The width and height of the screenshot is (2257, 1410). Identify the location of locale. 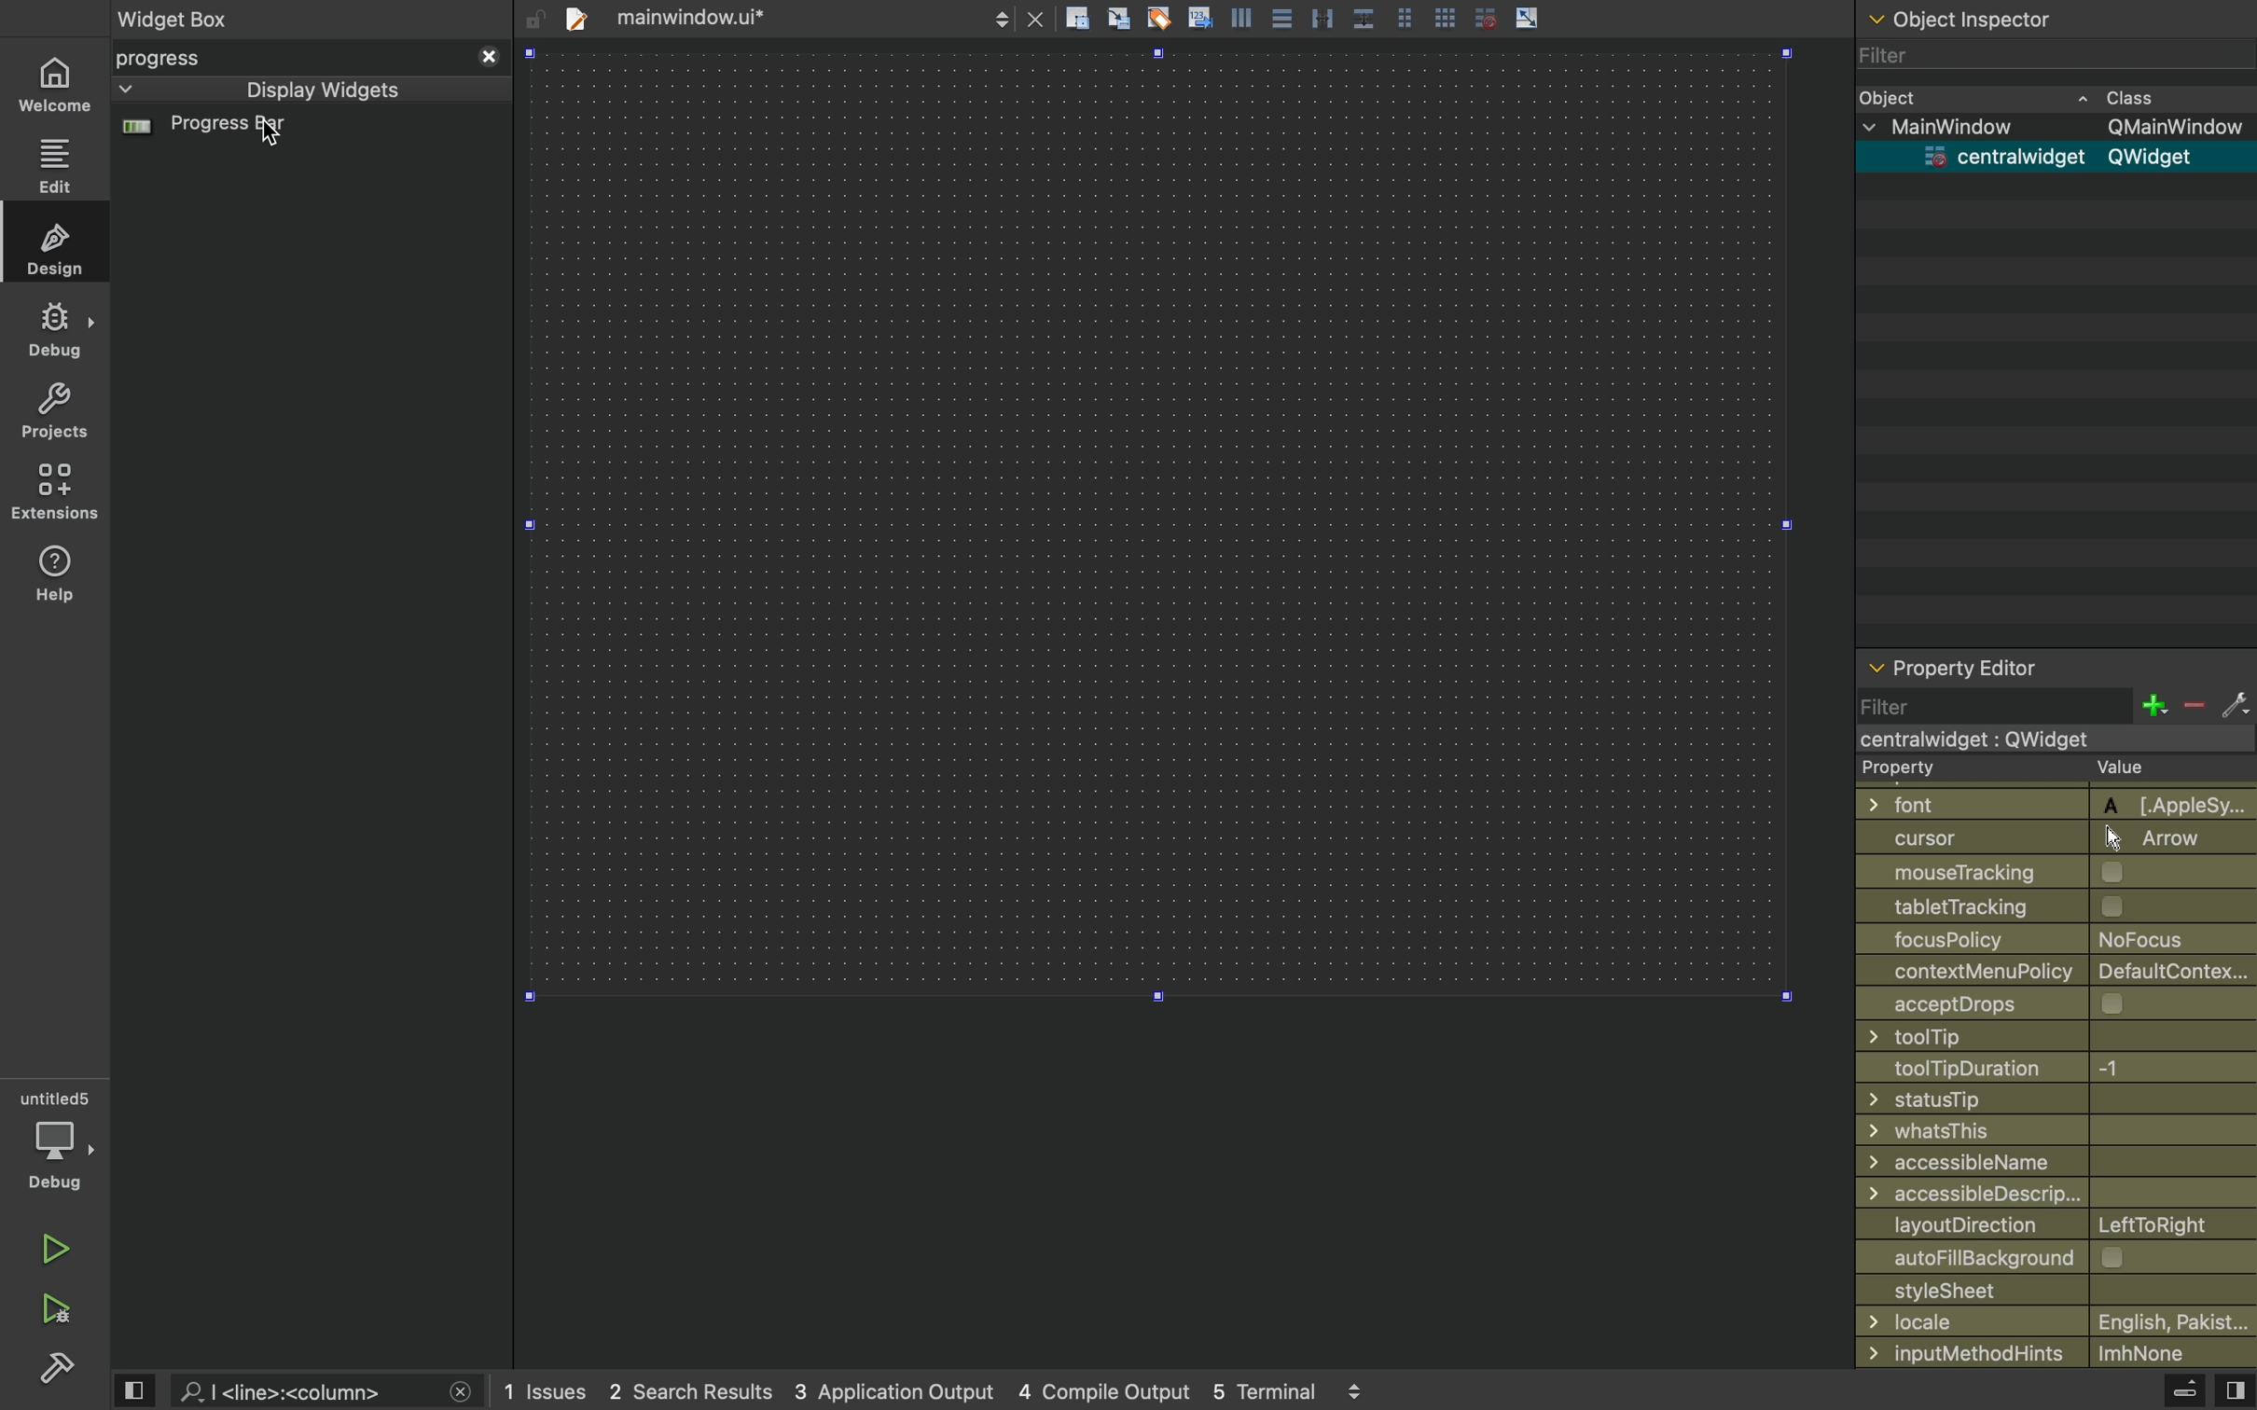
(2057, 1321).